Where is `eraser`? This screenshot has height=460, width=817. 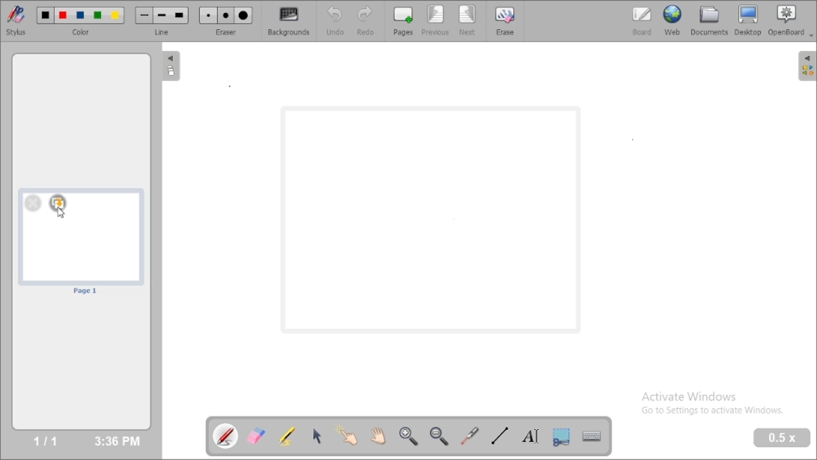 eraser is located at coordinates (226, 32).